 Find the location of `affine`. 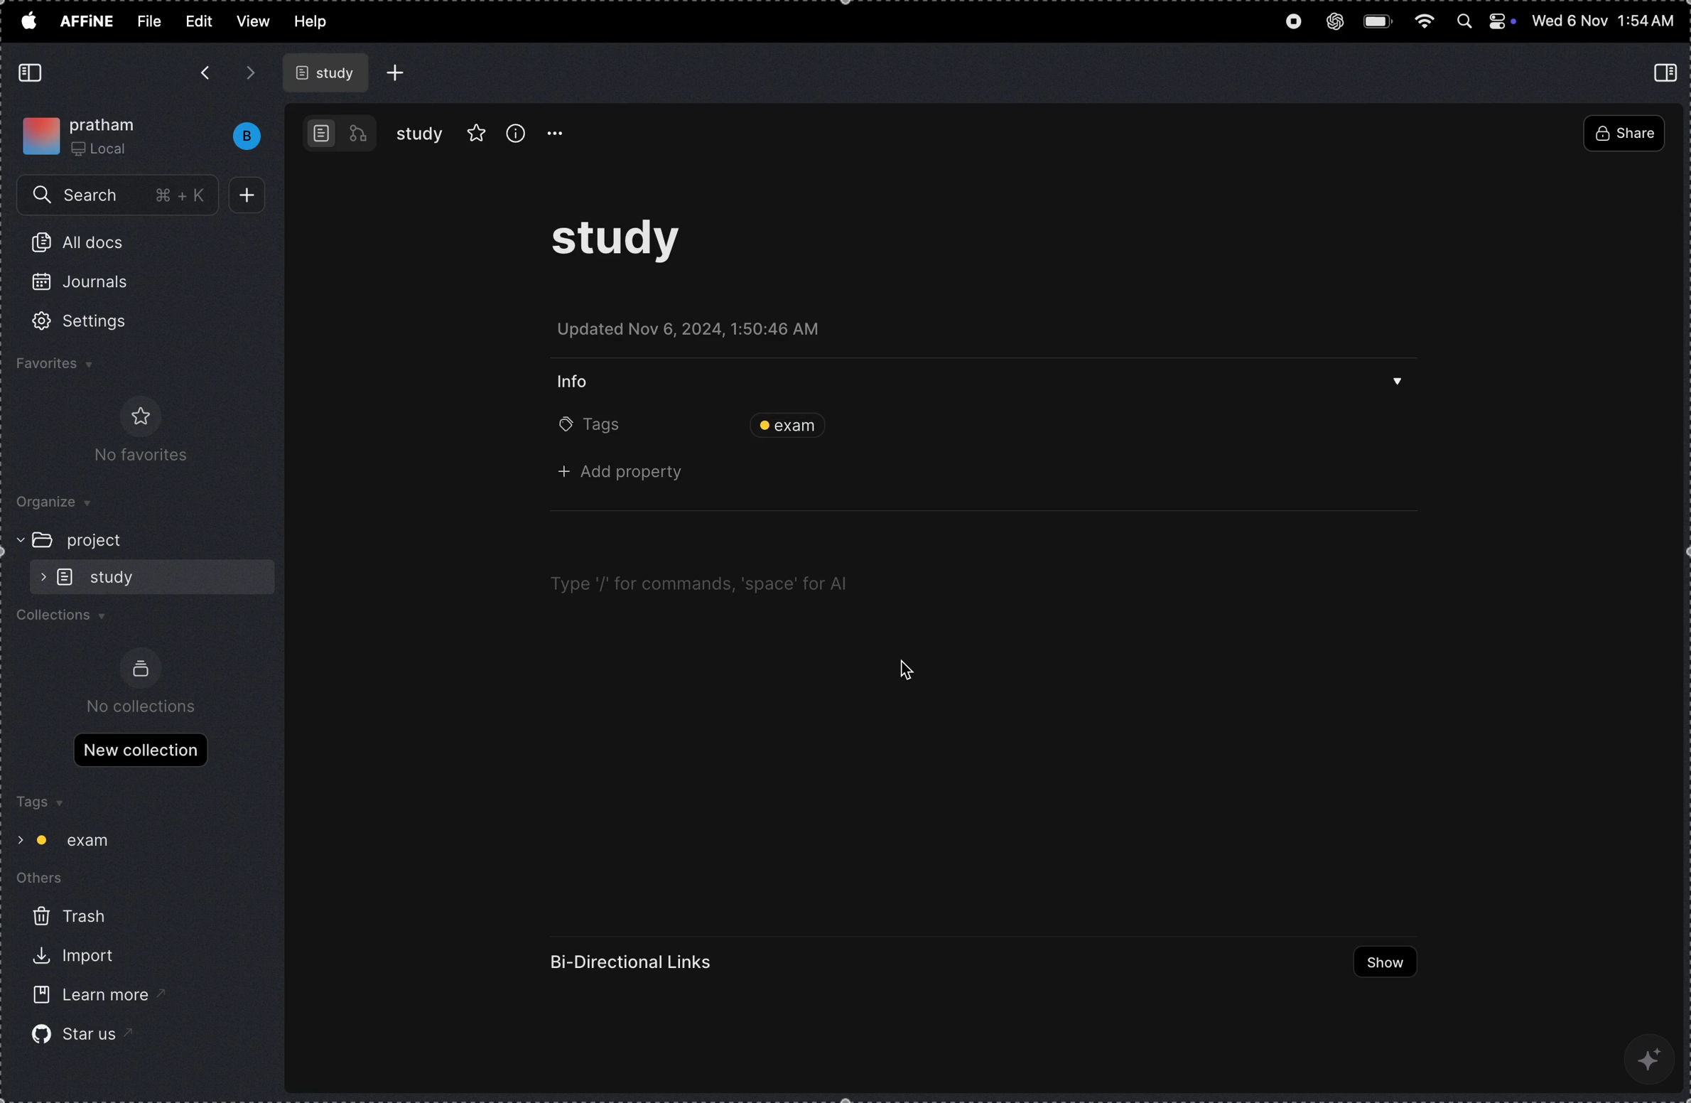

affine is located at coordinates (88, 23).